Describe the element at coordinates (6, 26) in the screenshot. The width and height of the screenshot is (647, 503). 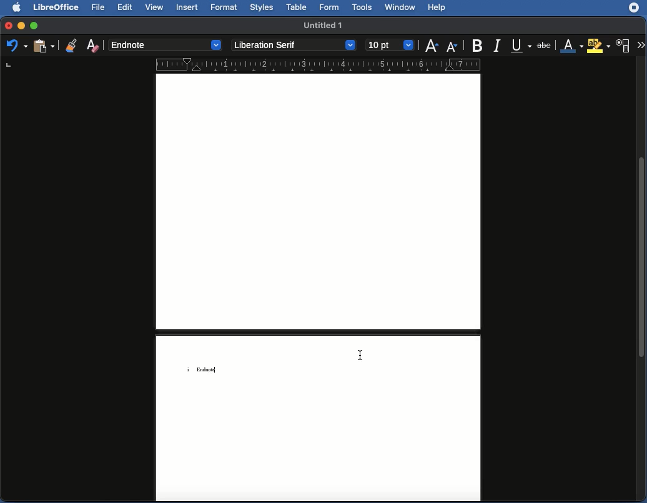
I see `Close` at that location.